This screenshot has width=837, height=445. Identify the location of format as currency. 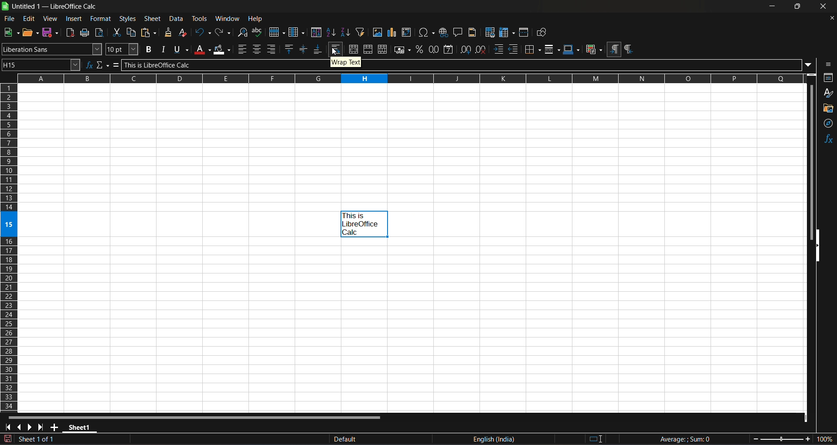
(401, 50).